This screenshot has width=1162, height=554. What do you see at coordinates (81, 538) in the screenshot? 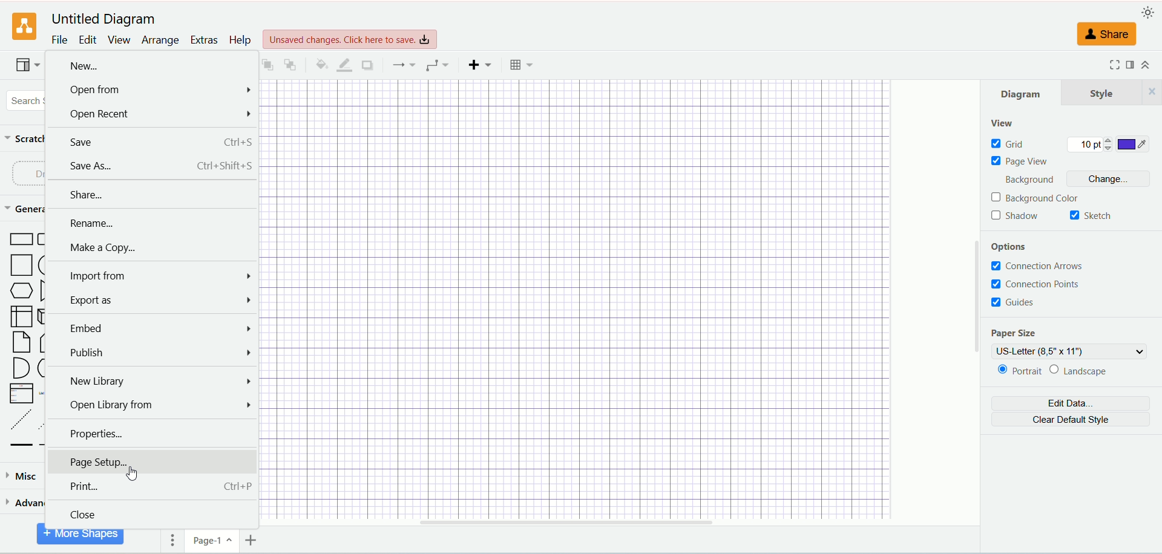
I see `more shapes` at bounding box center [81, 538].